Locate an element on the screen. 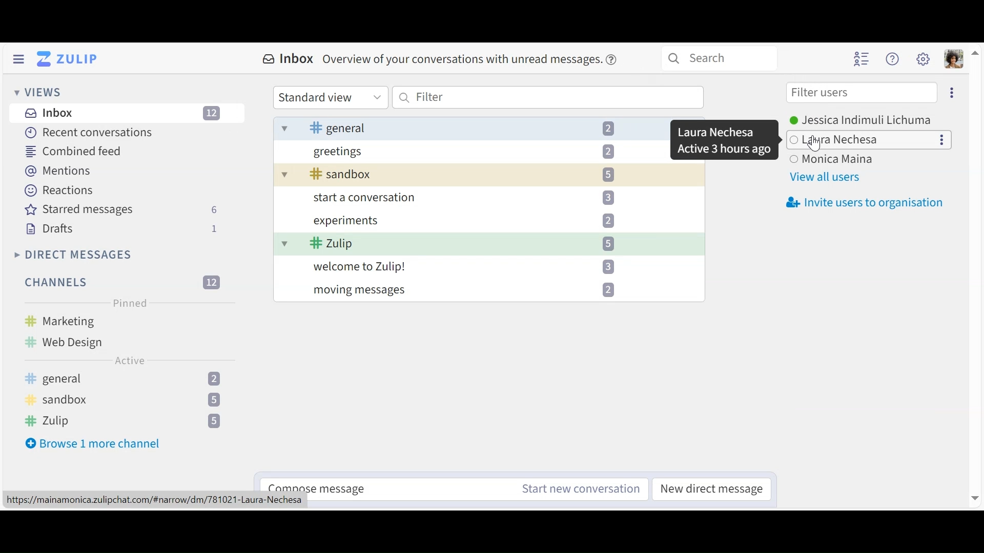 This screenshot has height=553, width=984. Personal menu is located at coordinates (954, 58).